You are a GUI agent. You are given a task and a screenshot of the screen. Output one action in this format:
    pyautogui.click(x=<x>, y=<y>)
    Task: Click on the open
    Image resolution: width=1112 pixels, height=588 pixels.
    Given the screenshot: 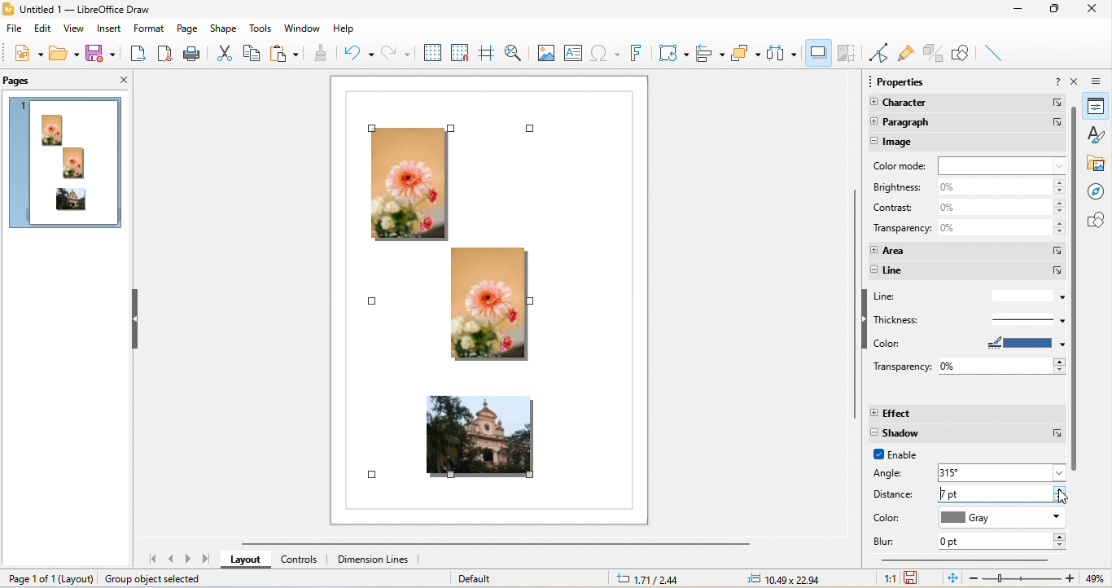 What is the action you would take?
    pyautogui.click(x=63, y=53)
    